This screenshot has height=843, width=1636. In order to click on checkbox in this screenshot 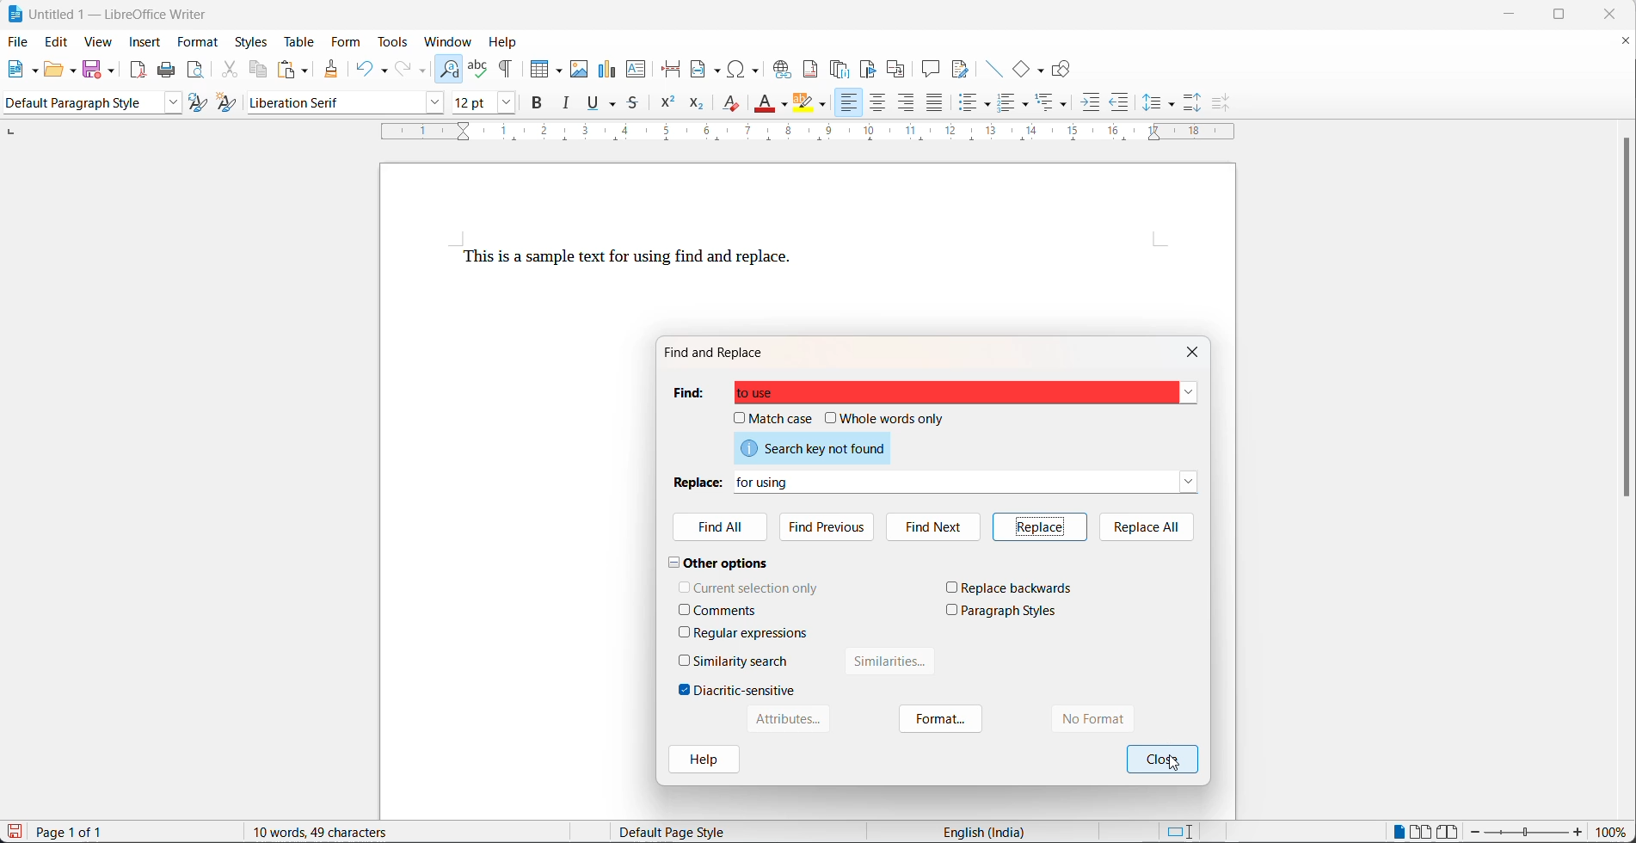, I will do `click(739, 417)`.